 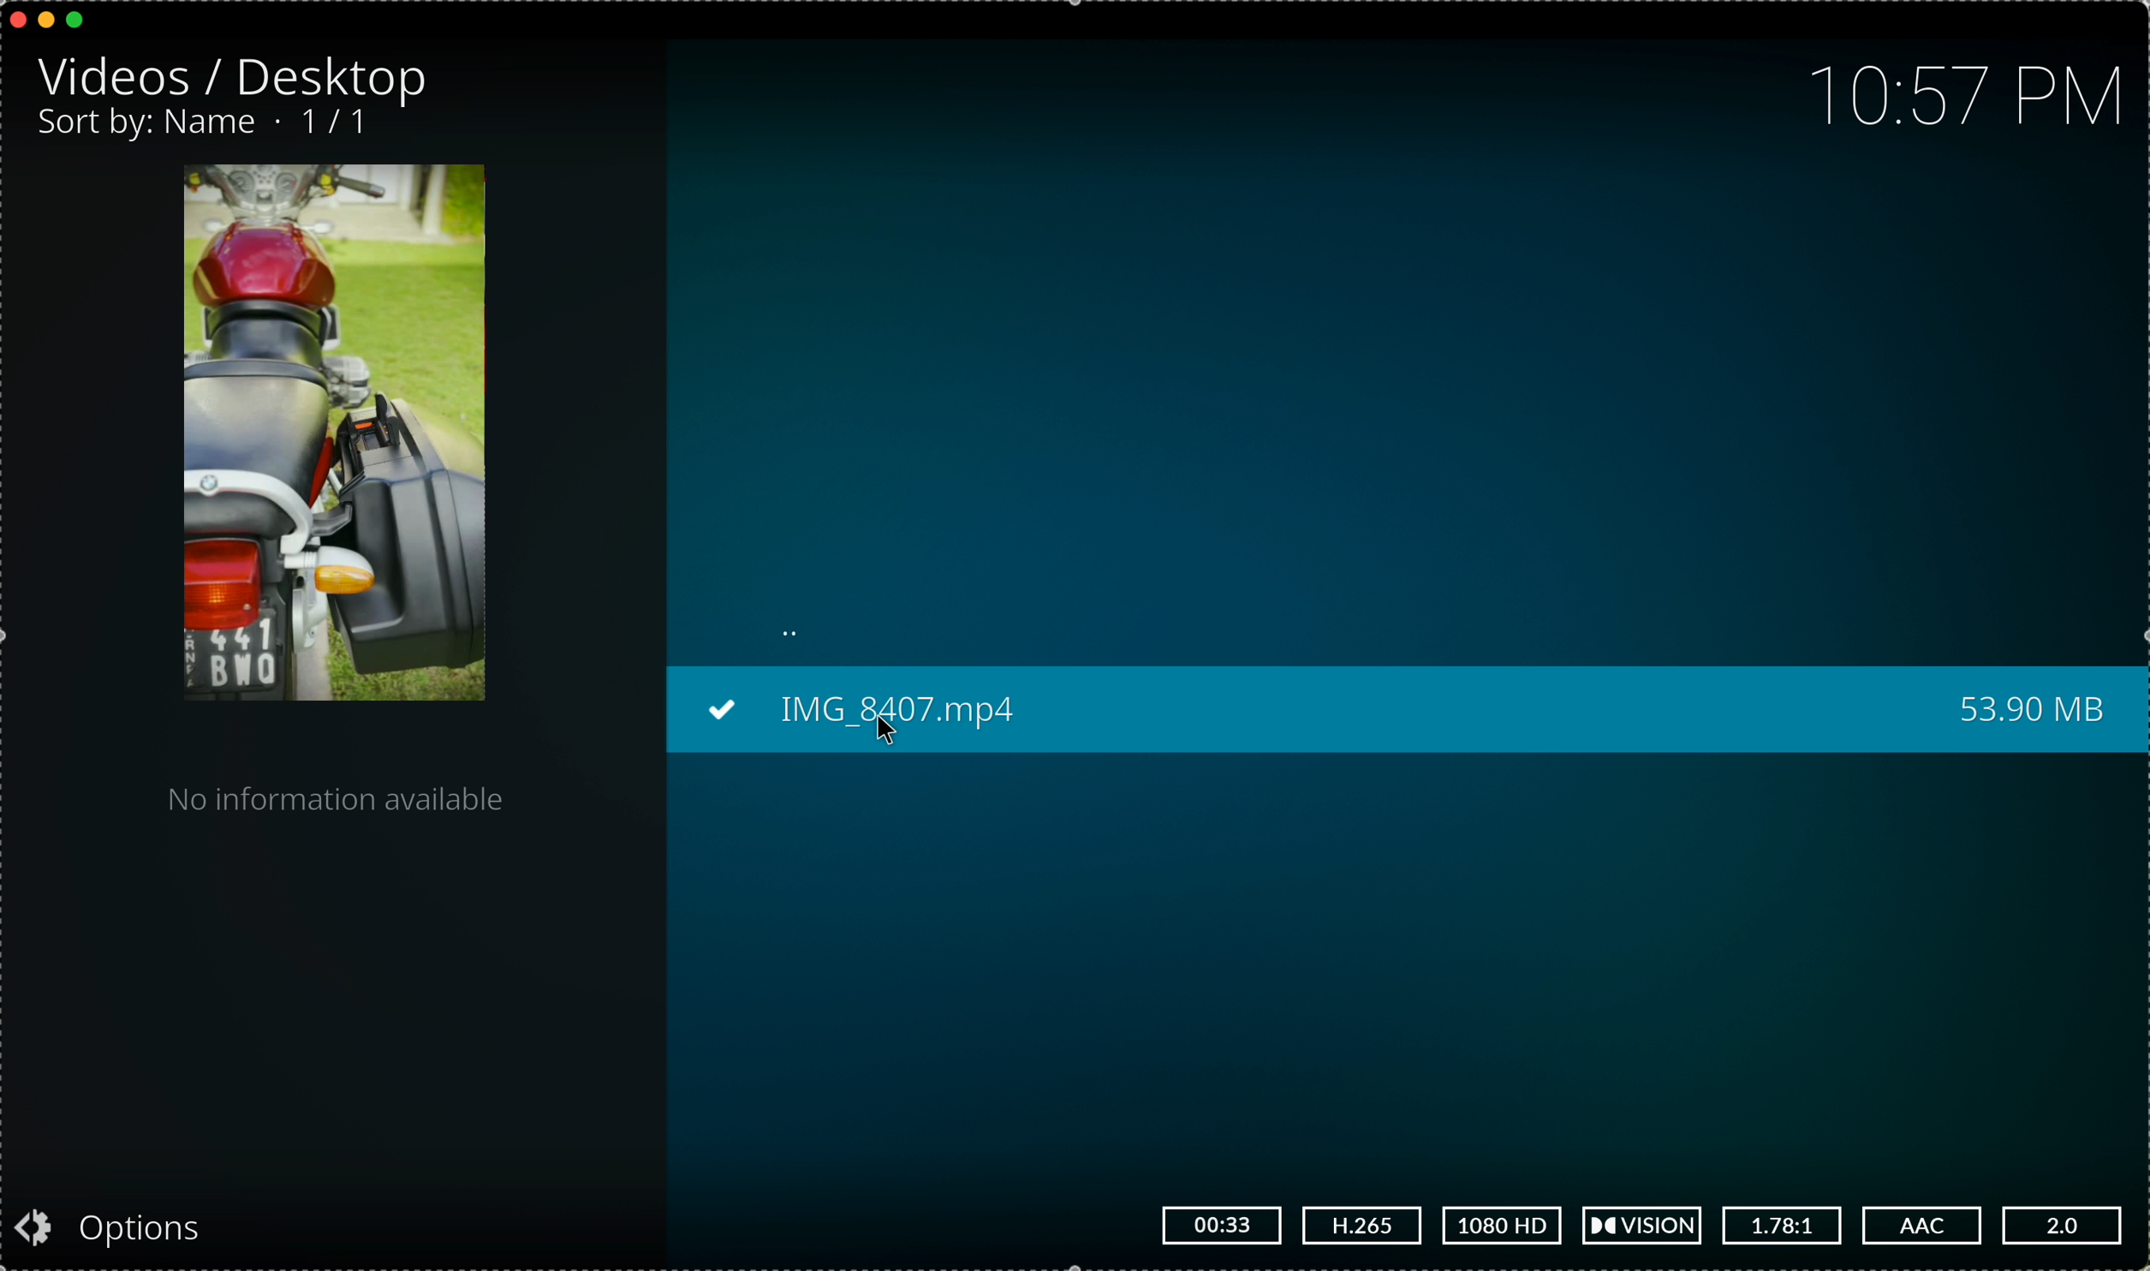 I want to click on .., so click(x=791, y=632).